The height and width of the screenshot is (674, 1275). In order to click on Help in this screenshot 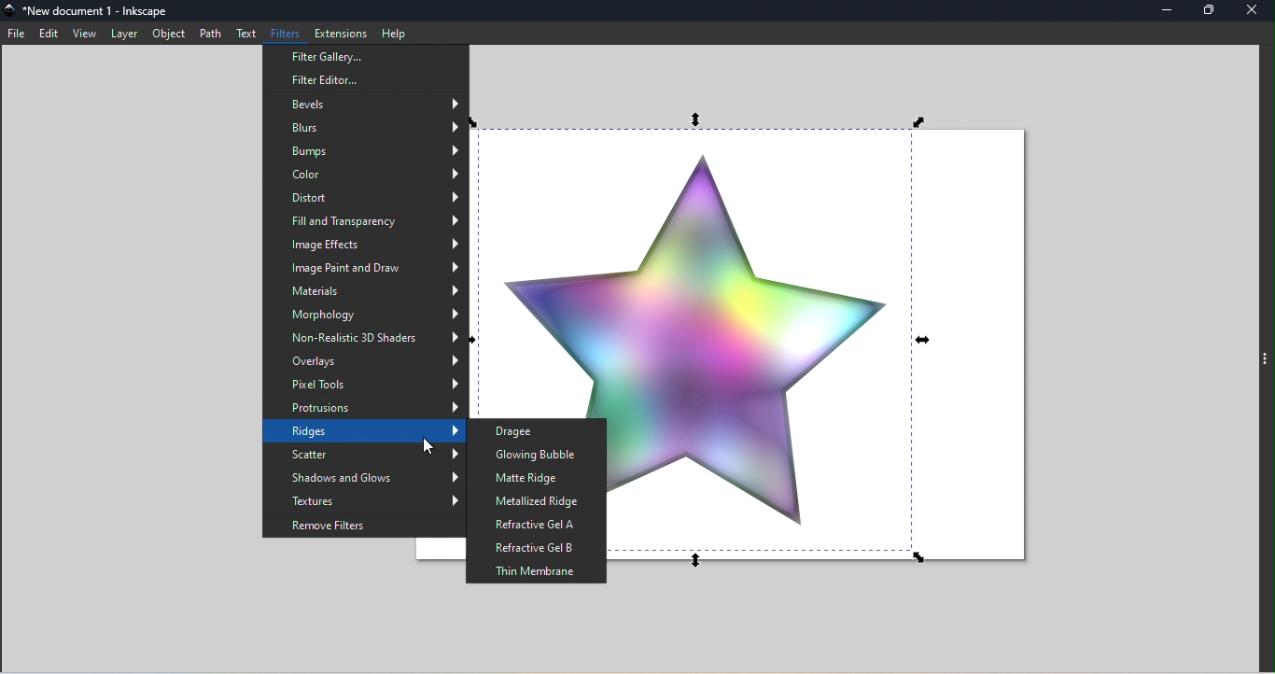, I will do `click(396, 32)`.